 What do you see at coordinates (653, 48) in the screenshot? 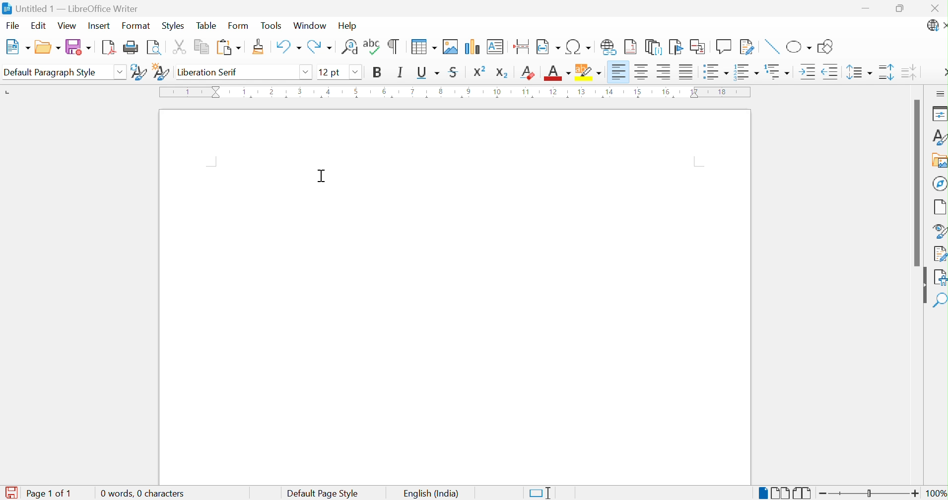
I see `Insert Endnote` at bounding box center [653, 48].